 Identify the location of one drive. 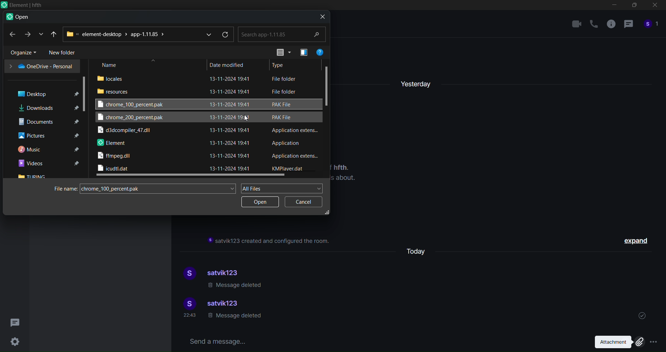
(41, 66).